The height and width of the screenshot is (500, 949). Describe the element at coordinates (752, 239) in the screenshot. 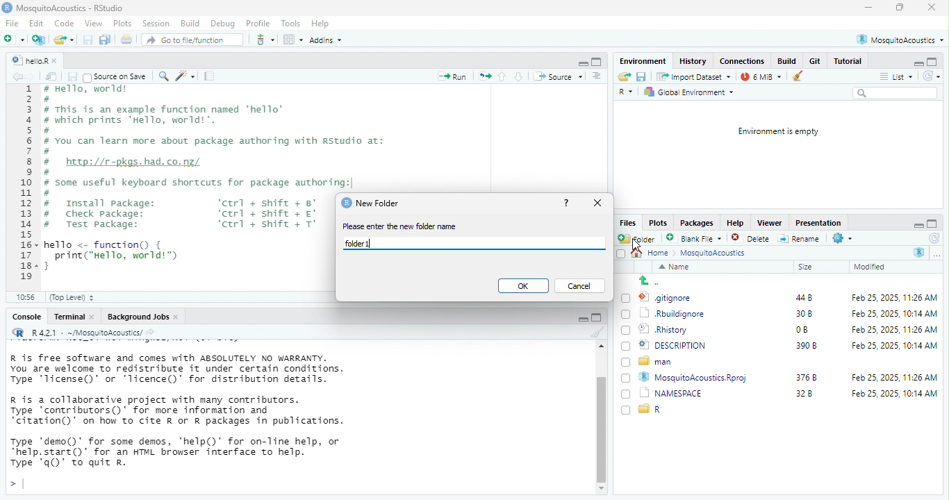

I see `delete` at that location.